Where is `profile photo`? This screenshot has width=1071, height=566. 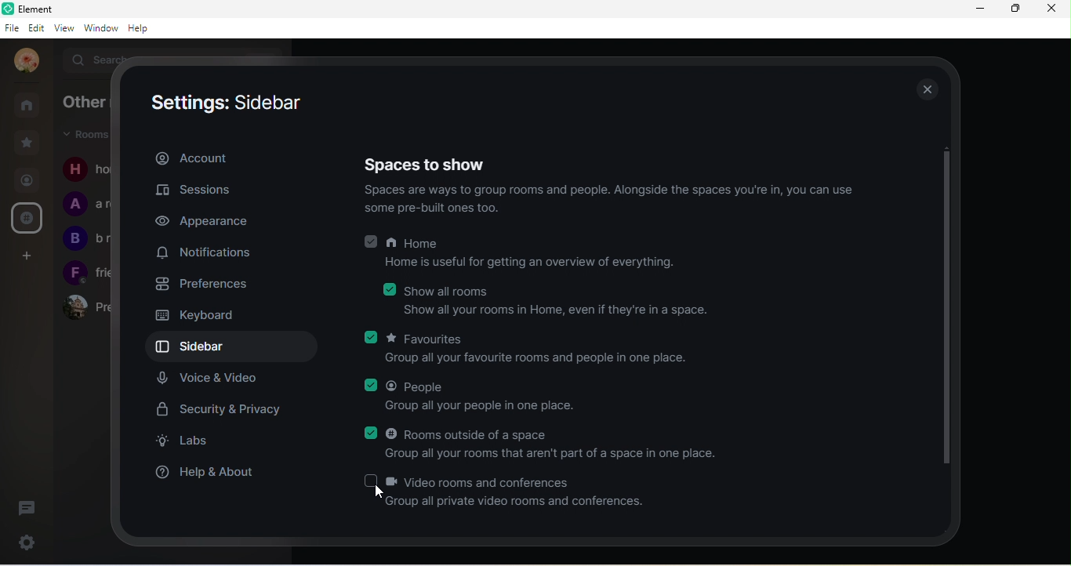 profile photo is located at coordinates (24, 61).